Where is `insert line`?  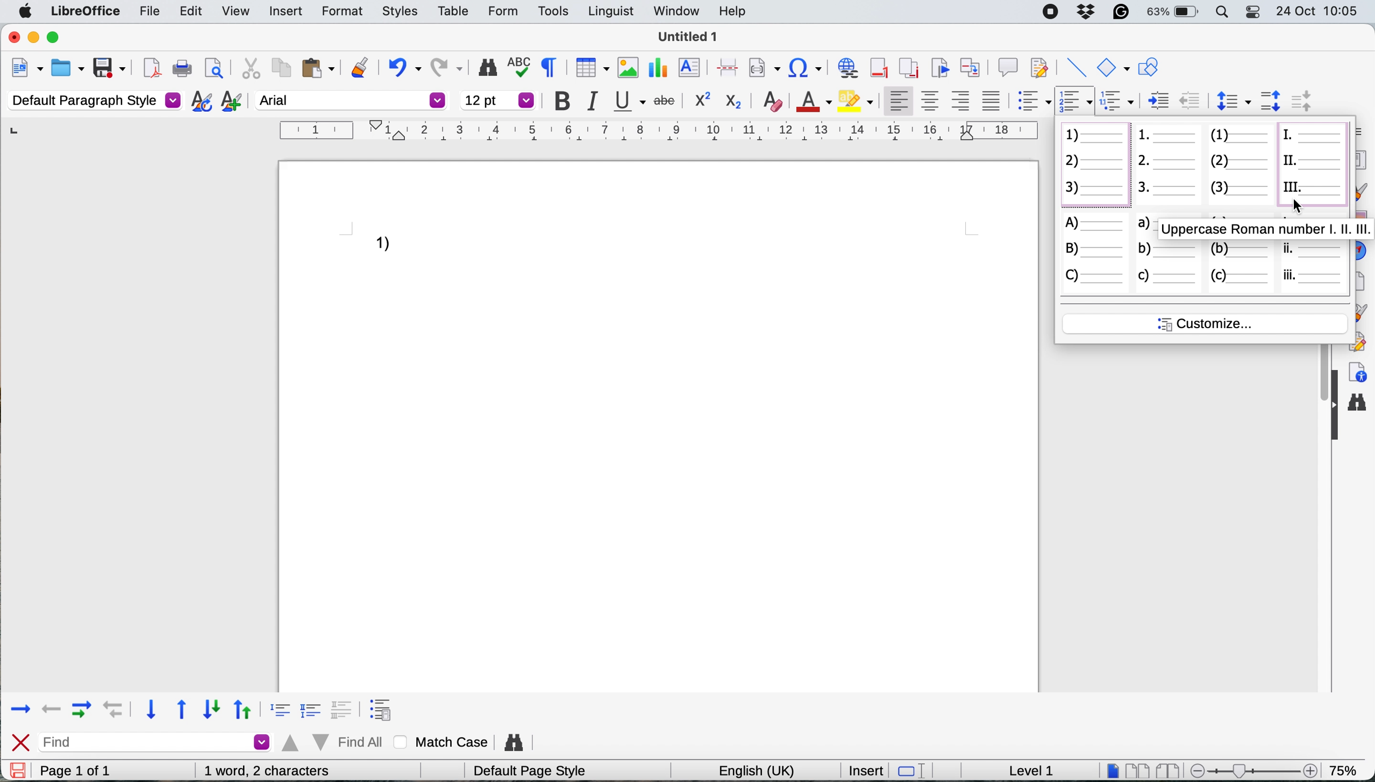 insert line is located at coordinates (1074, 68).